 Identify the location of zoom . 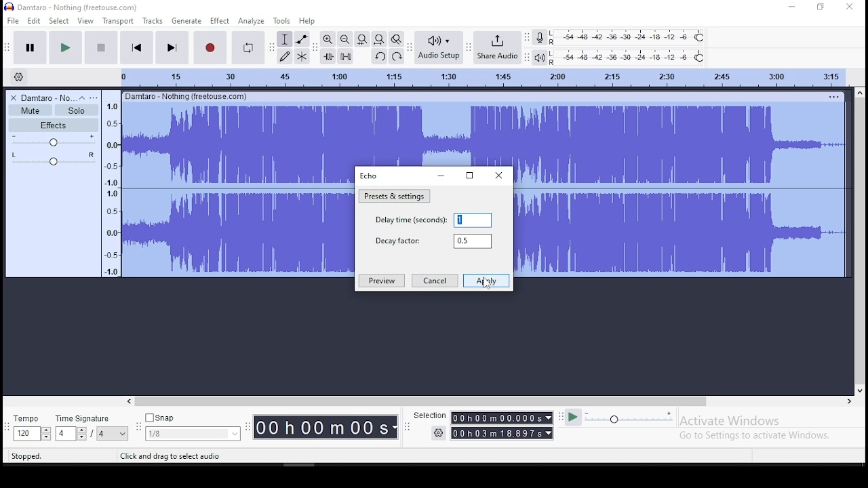
(345, 39).